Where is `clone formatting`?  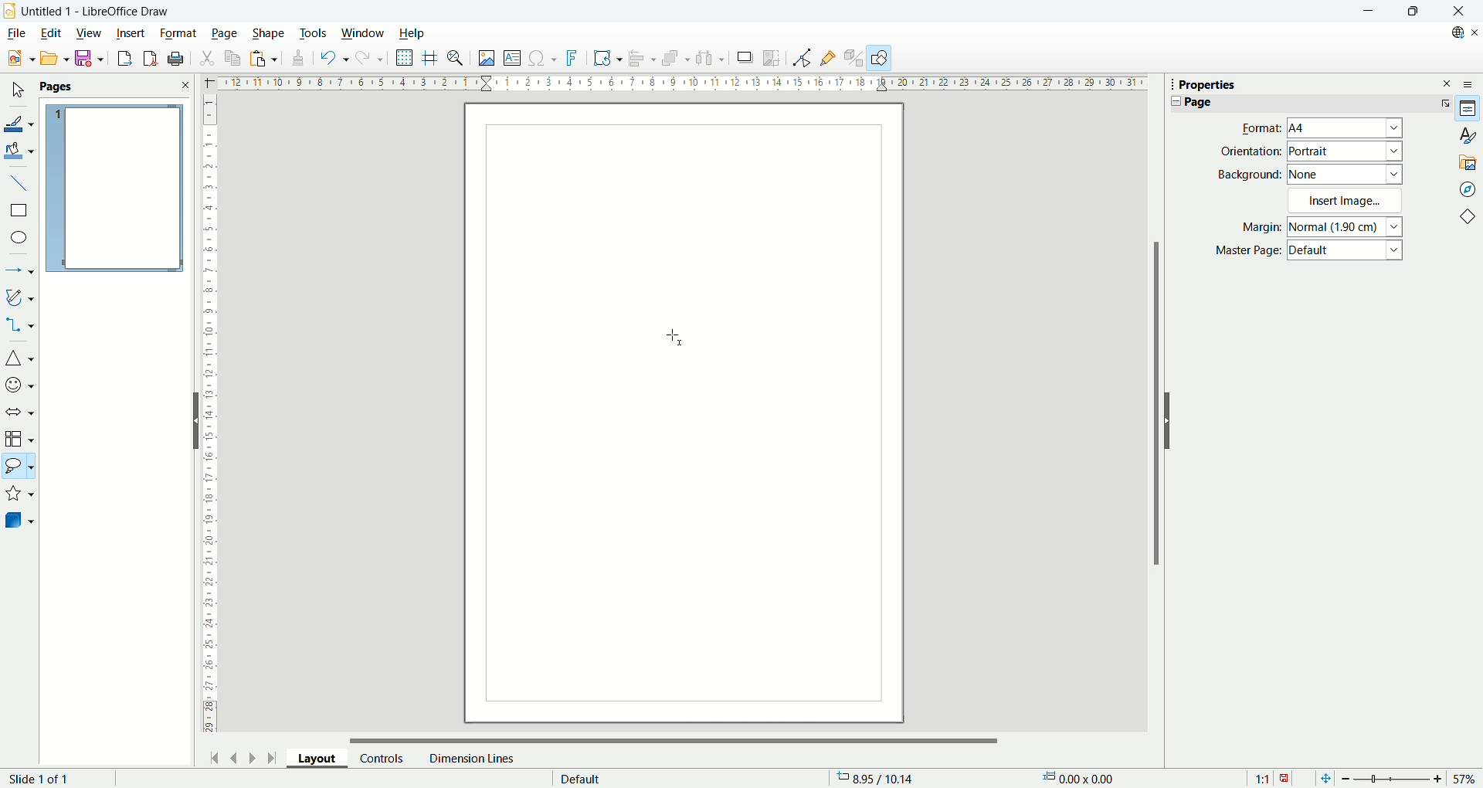
clone formatting is located at coordinates (296, 59).